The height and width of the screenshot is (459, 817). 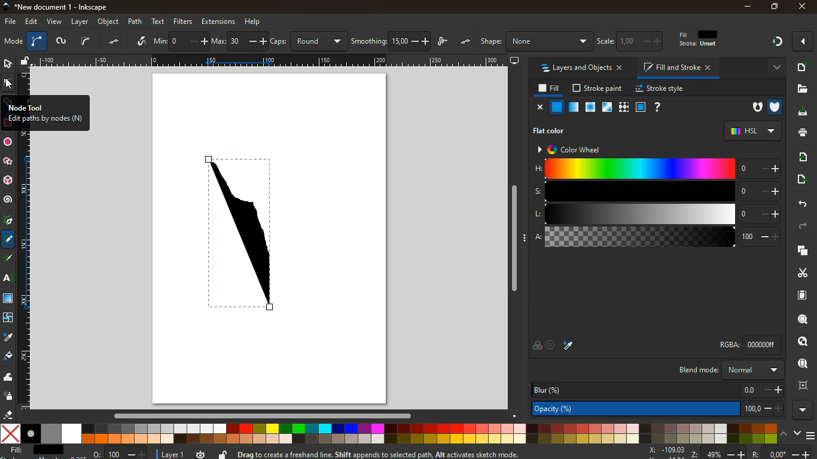 I want to click on node tool, so click(x=45, y=113).